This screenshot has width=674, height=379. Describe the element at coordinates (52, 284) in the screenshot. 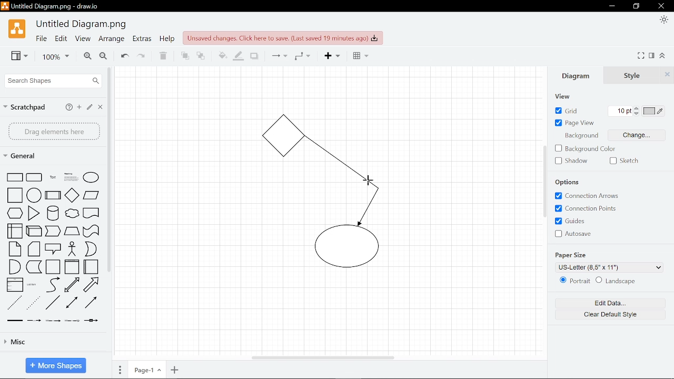

I see `shape` at that location.